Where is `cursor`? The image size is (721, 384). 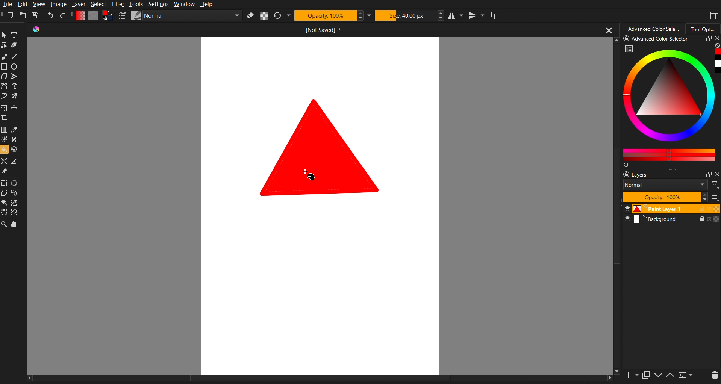
cursor is located at coordinates (313, 175).